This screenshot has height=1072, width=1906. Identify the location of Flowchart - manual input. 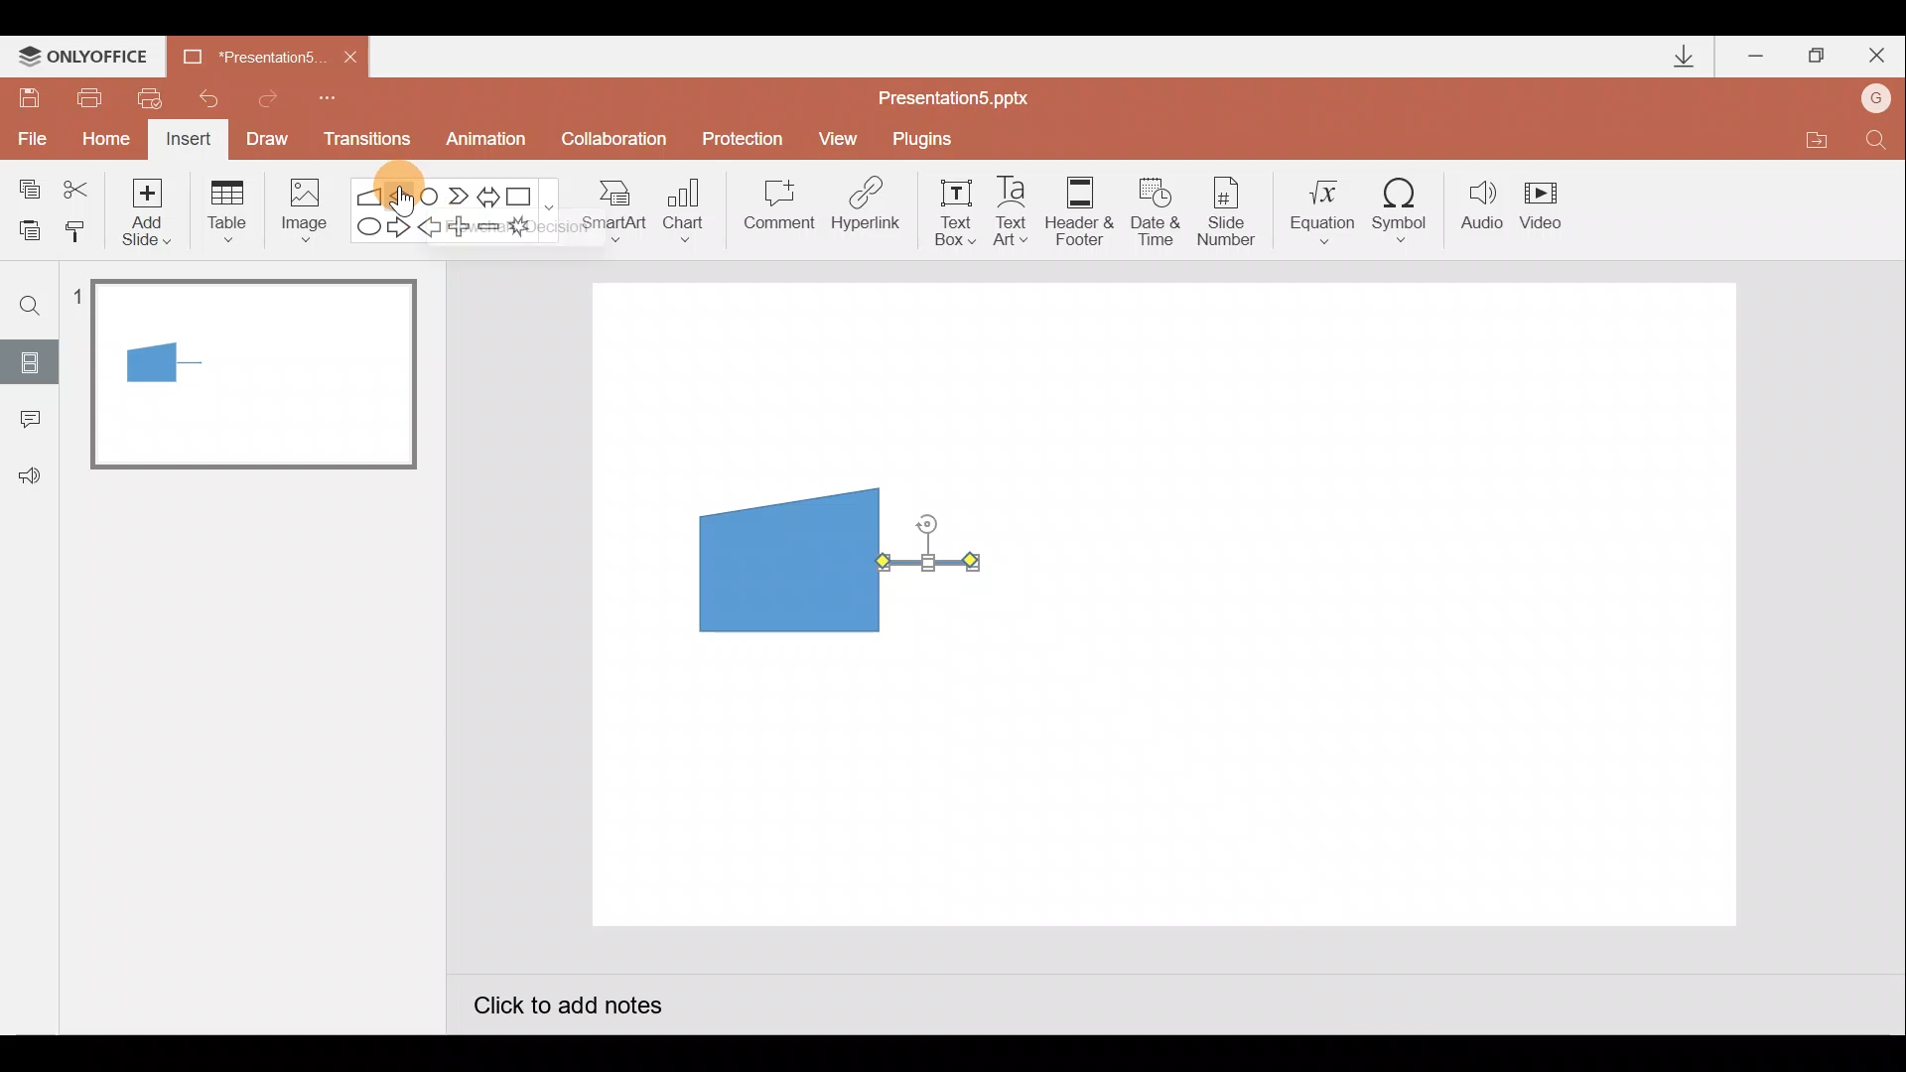
(371, 194).